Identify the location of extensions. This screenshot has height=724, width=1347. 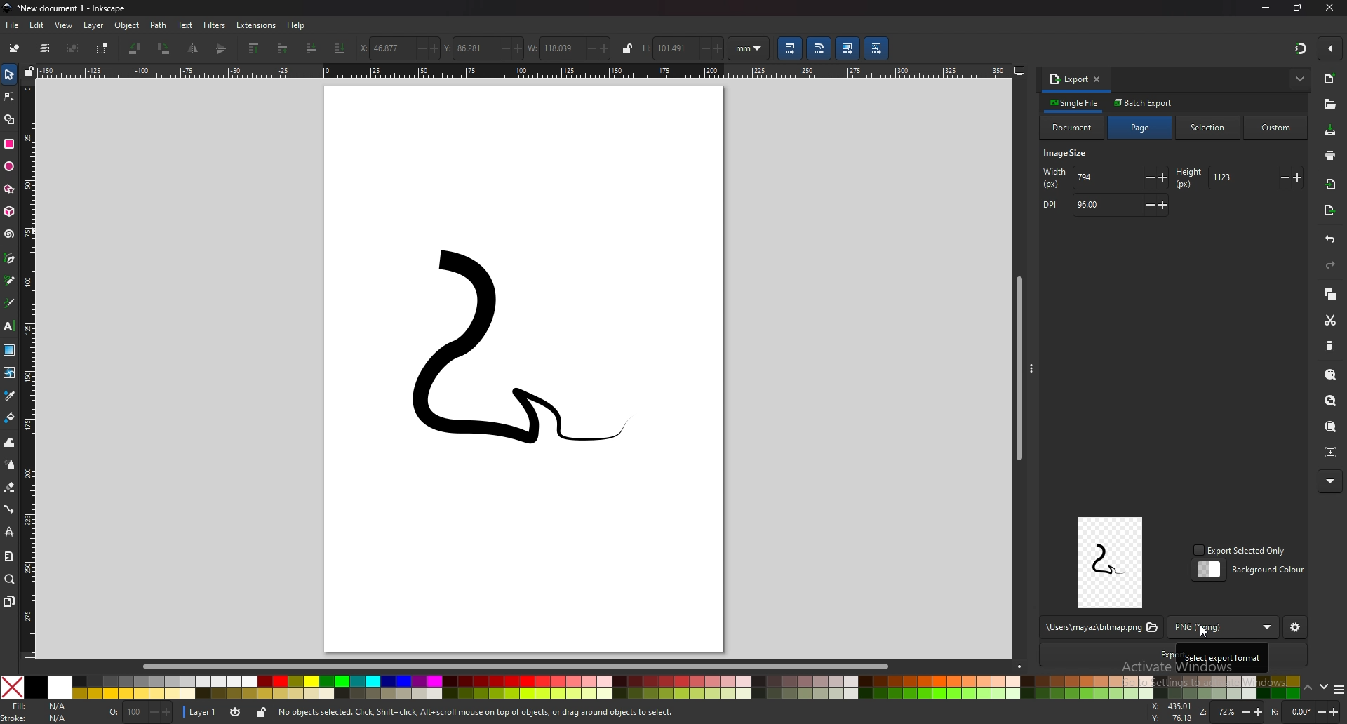
(257, 25).